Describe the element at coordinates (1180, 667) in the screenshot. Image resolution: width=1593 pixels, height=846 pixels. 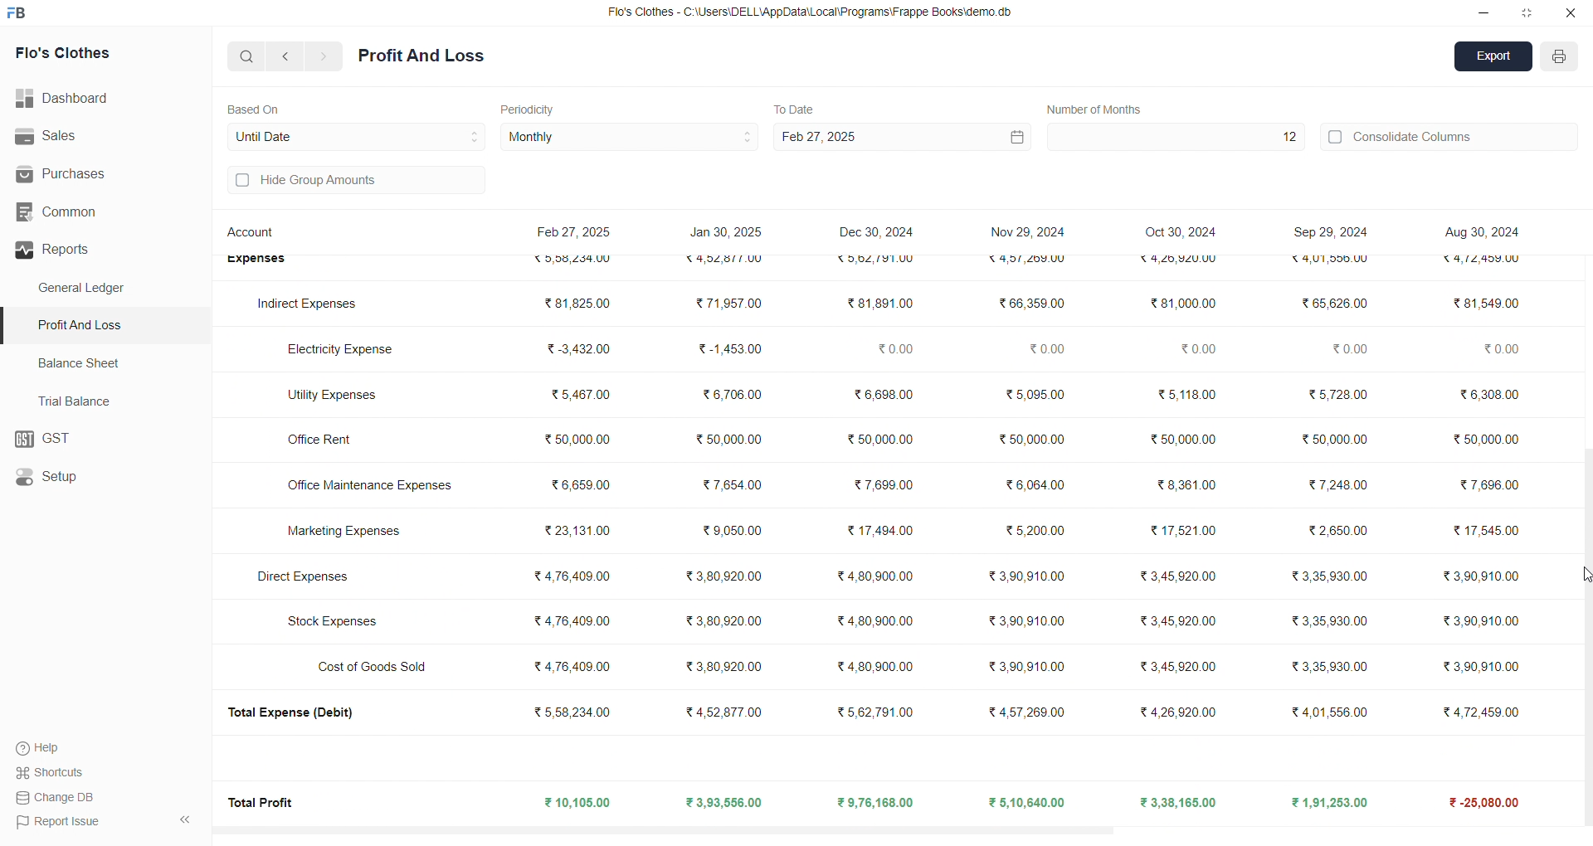
I see `₹3,45,920.00` at that location.